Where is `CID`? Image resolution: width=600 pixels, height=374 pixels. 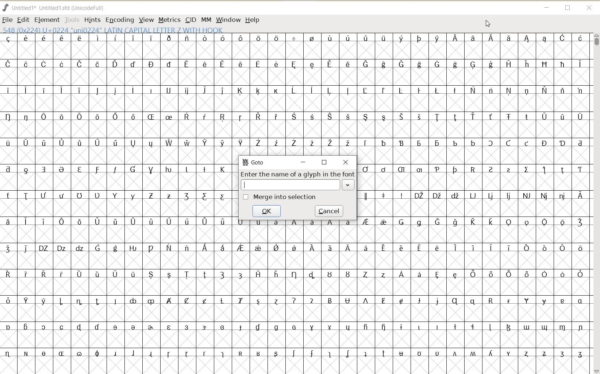 CID is located at coordinates (191, 20).